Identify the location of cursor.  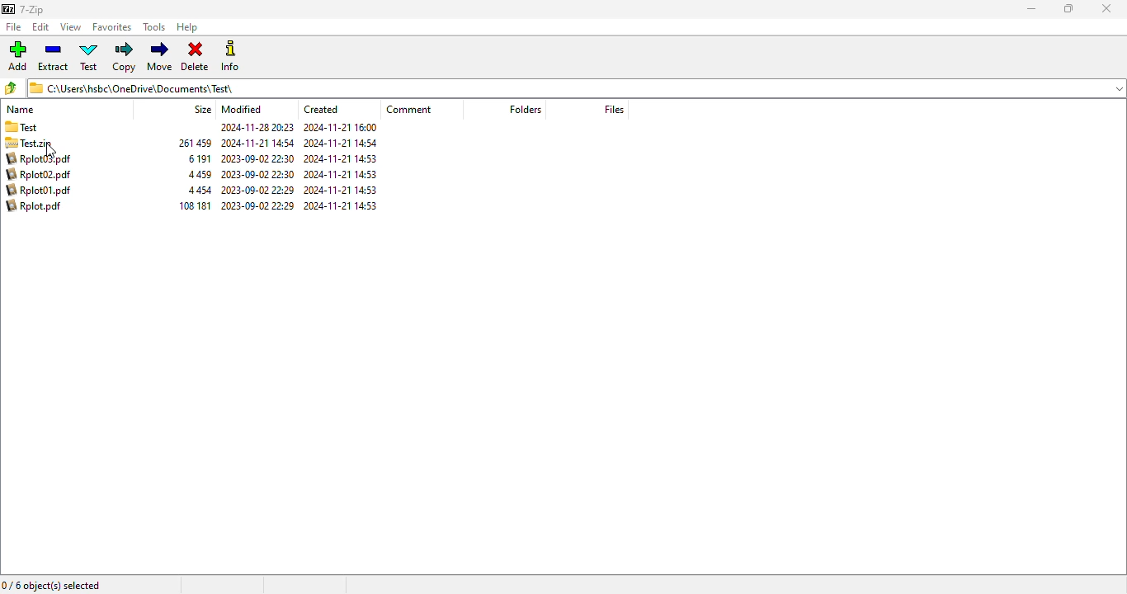
(51, 151).